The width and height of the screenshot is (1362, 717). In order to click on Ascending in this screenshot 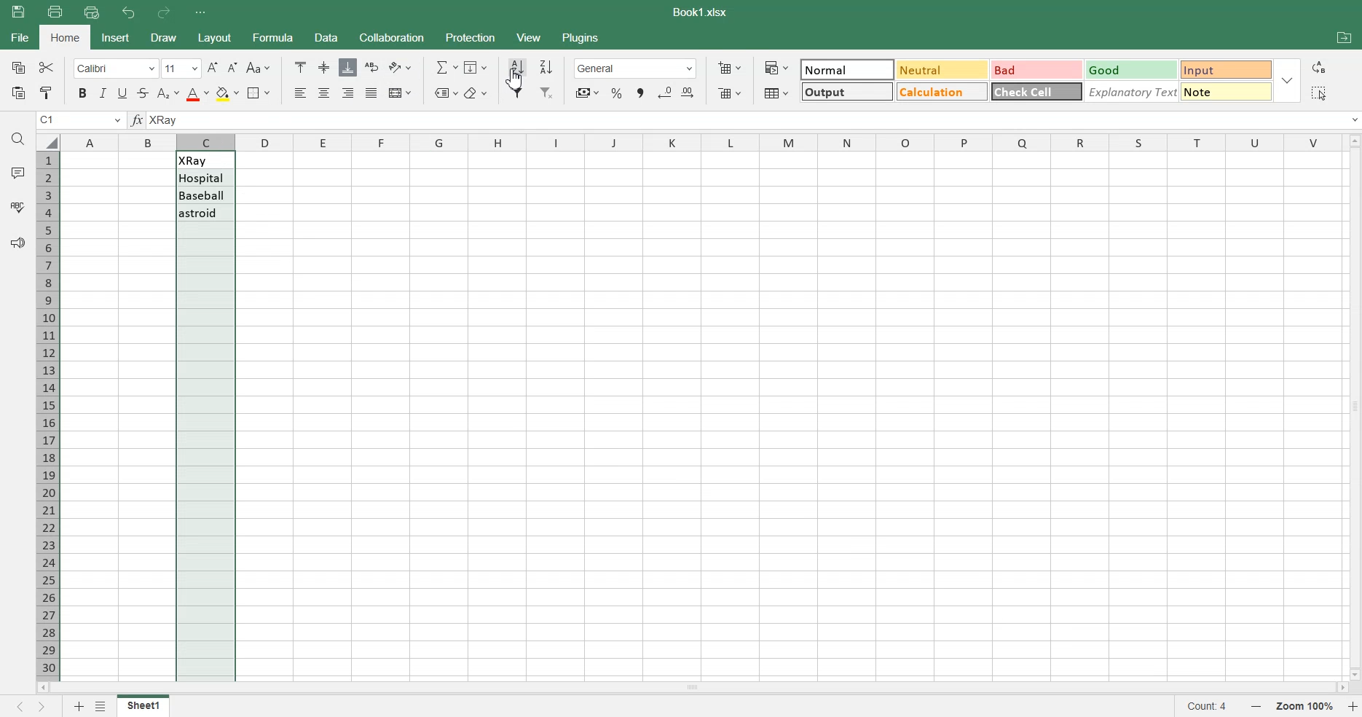, I will do `click(517, 67)`.